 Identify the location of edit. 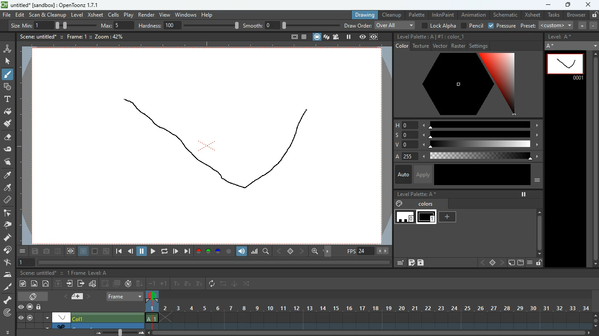
(20, 15).